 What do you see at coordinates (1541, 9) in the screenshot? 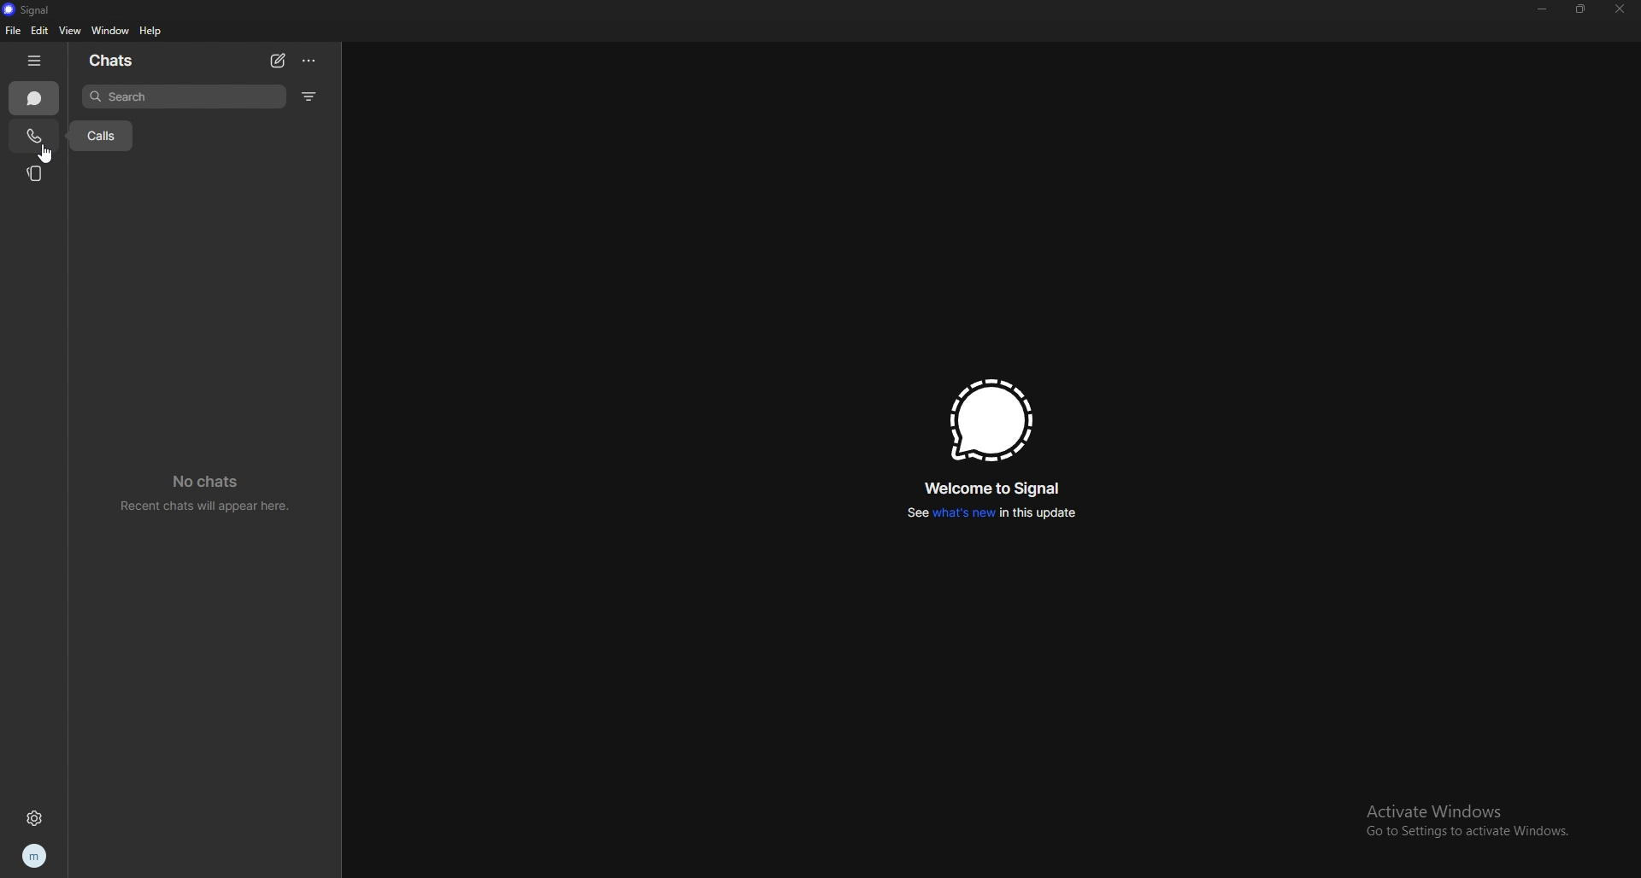
I see `minimize` at bounding box center [1541, 9].